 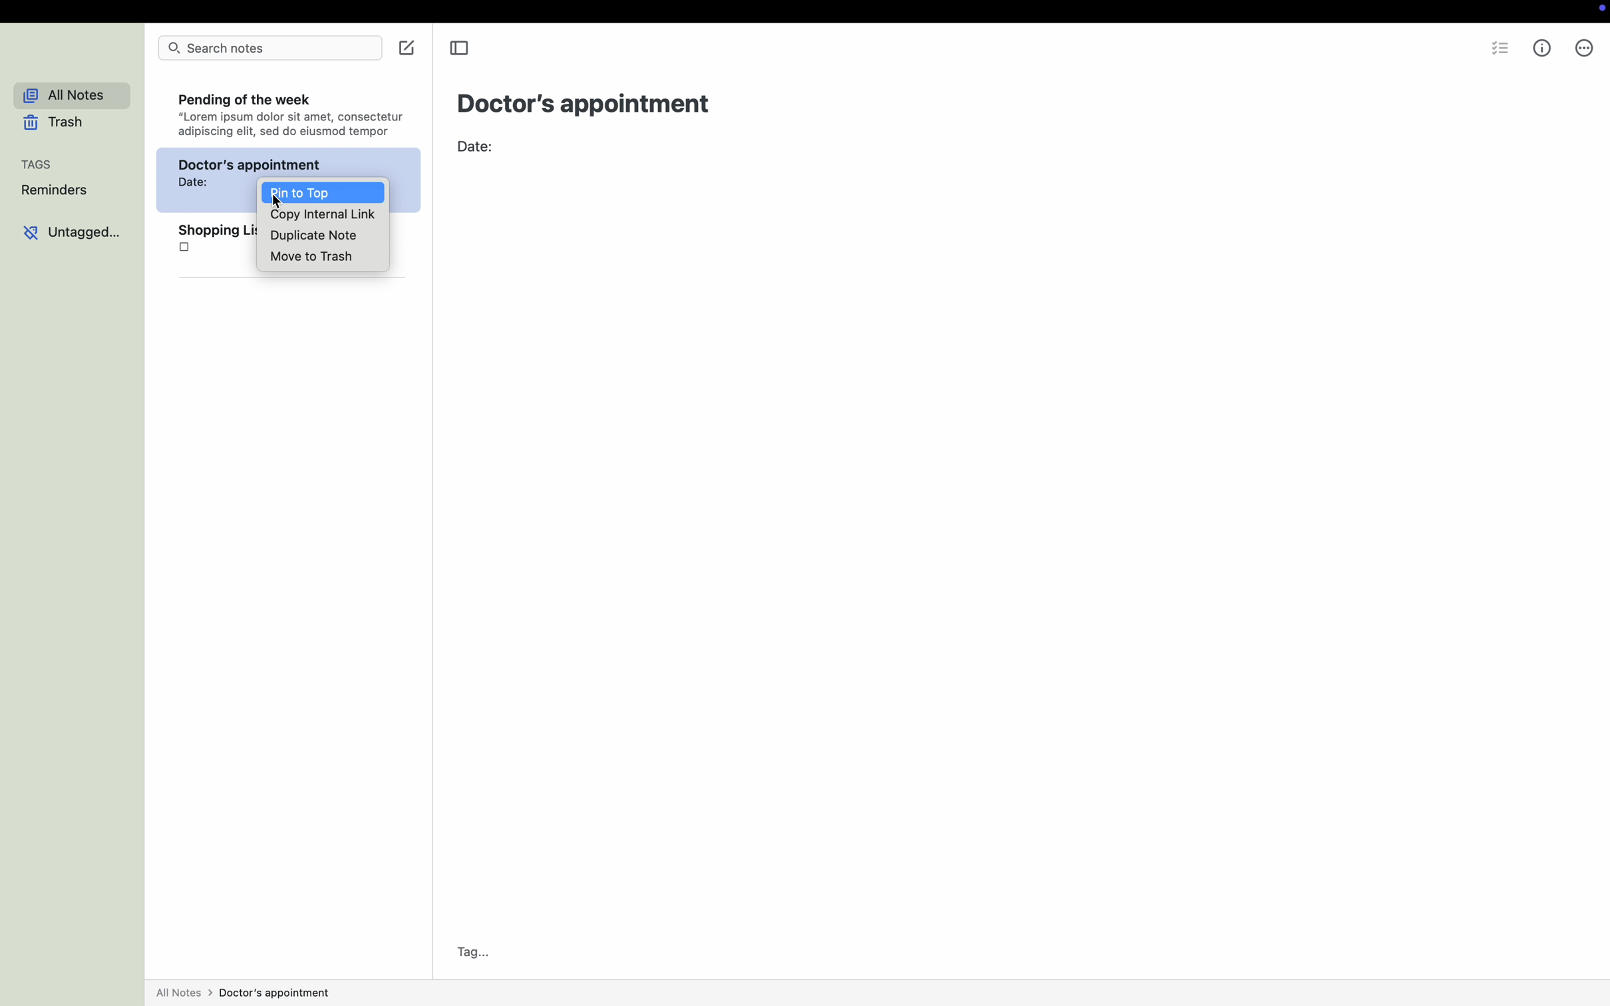 What do you see at coordinates (478, 143) in the screenshot?
I see `date` at bounding box center [478, 143].